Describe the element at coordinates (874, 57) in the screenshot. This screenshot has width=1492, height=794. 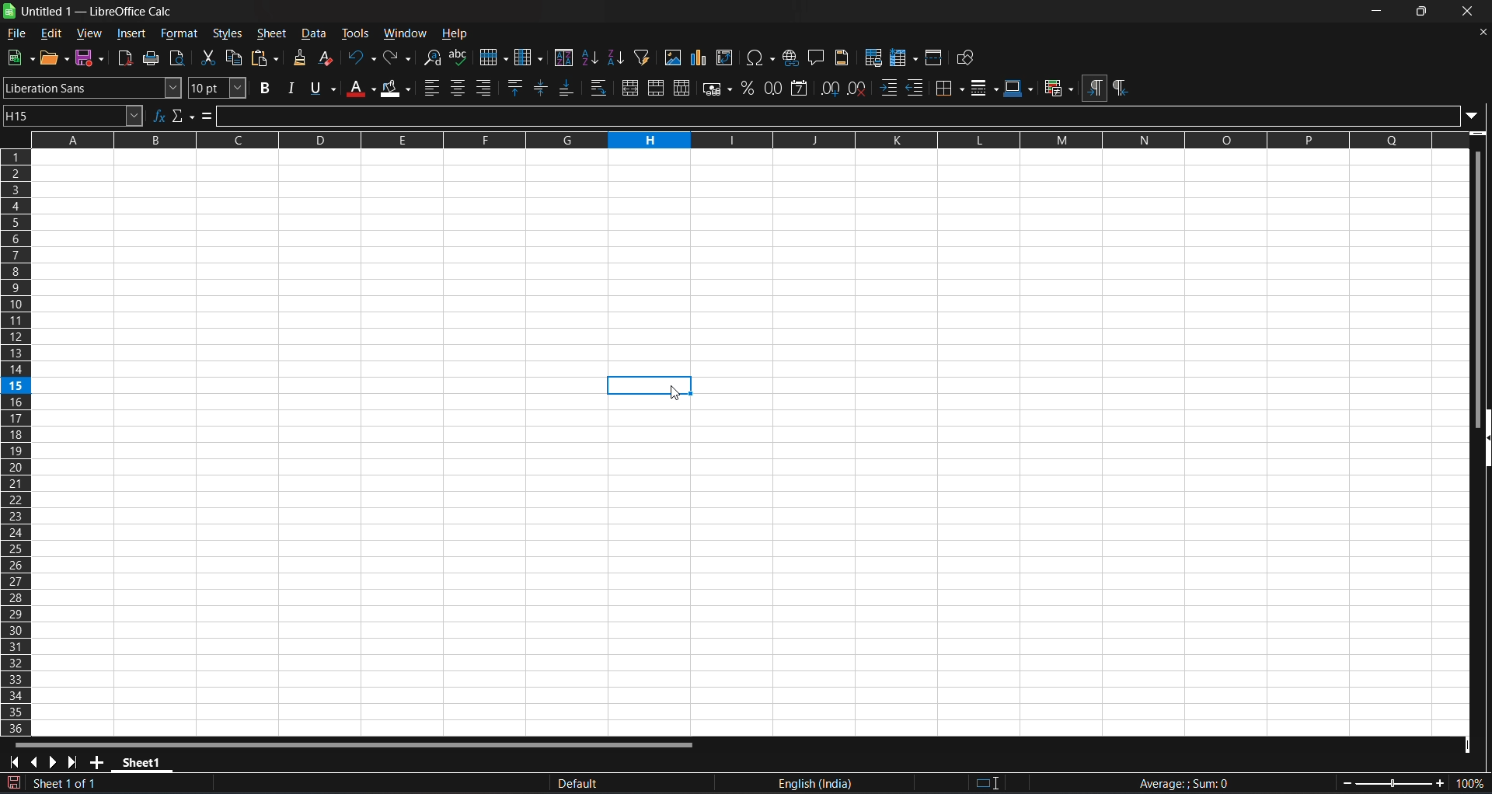
I see `define print area` at that location.